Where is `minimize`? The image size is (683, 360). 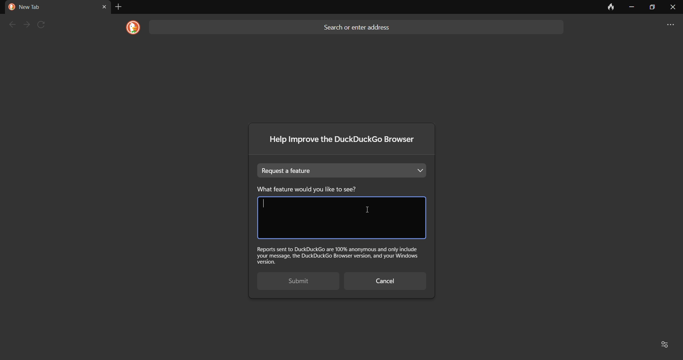
minimize is located at coordinates (631, 7).